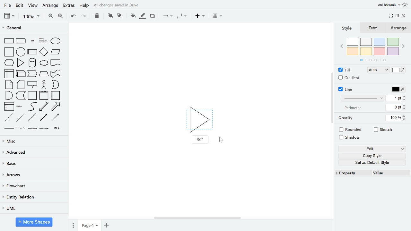 Image resolution: width=411 pixels, height=231 pixels. What do you see at coordinates (394, 41) in the screenshot?
I see `green` at bounding box center [394, 41].